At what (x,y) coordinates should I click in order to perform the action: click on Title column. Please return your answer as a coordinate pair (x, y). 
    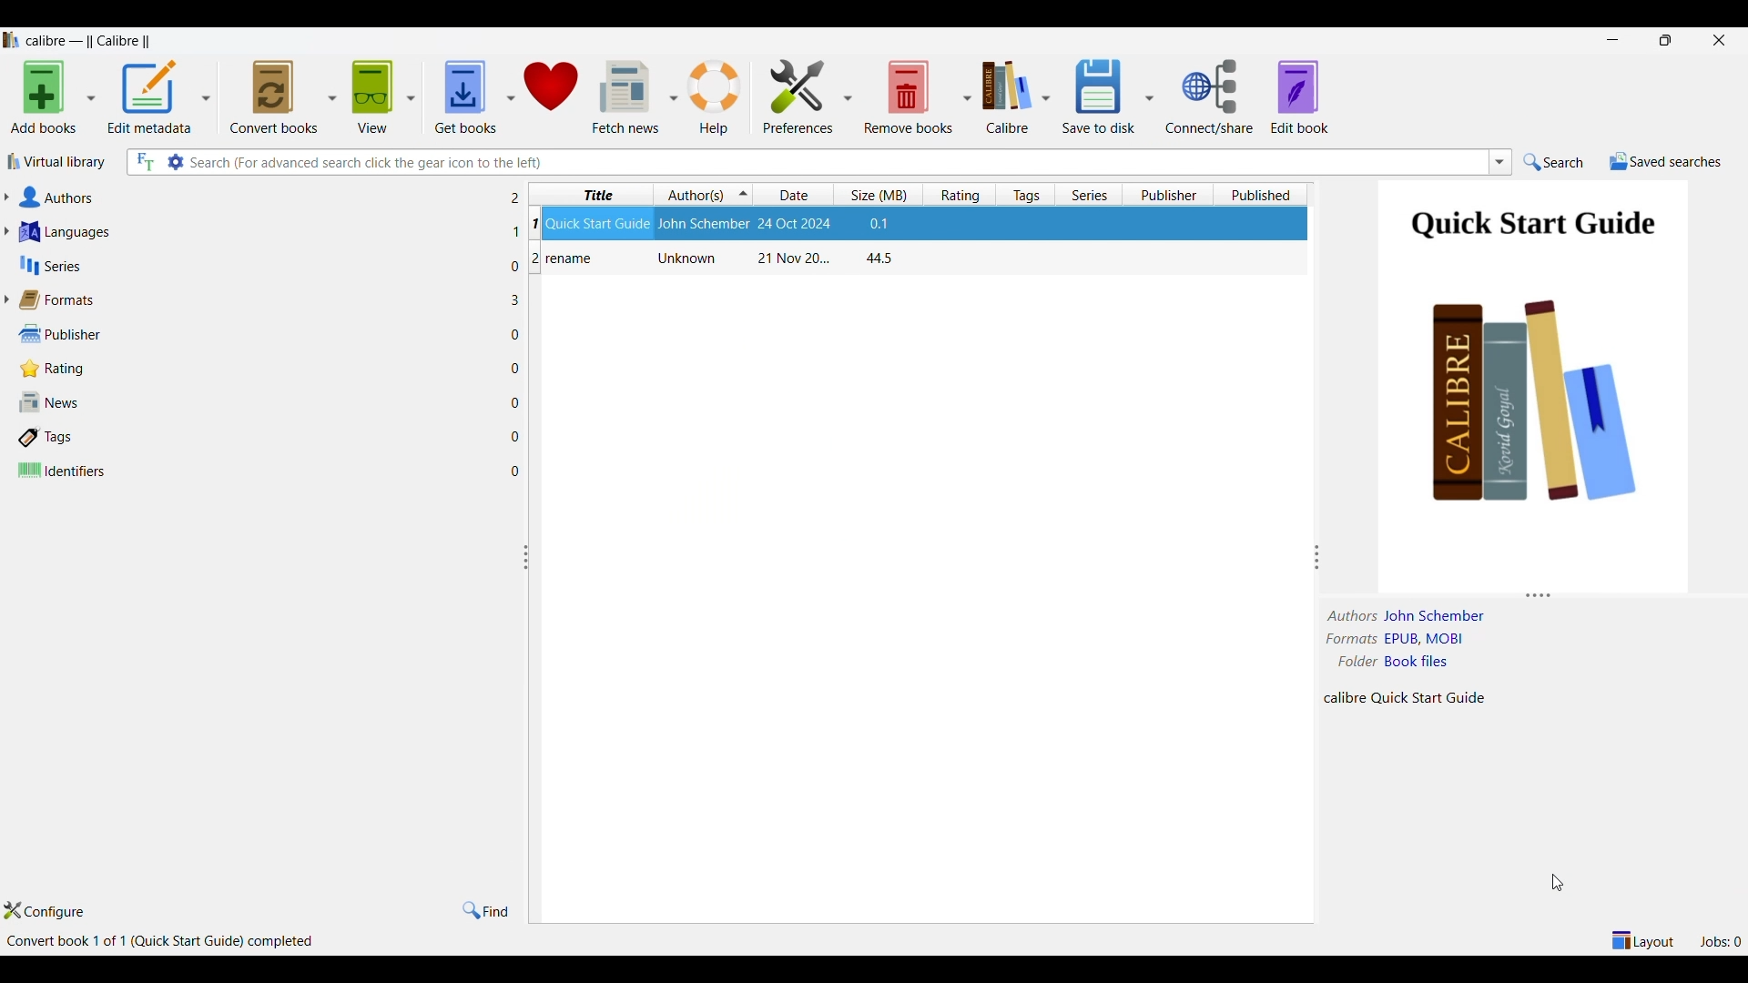
    Looking at the image, I should click on (595, 194).